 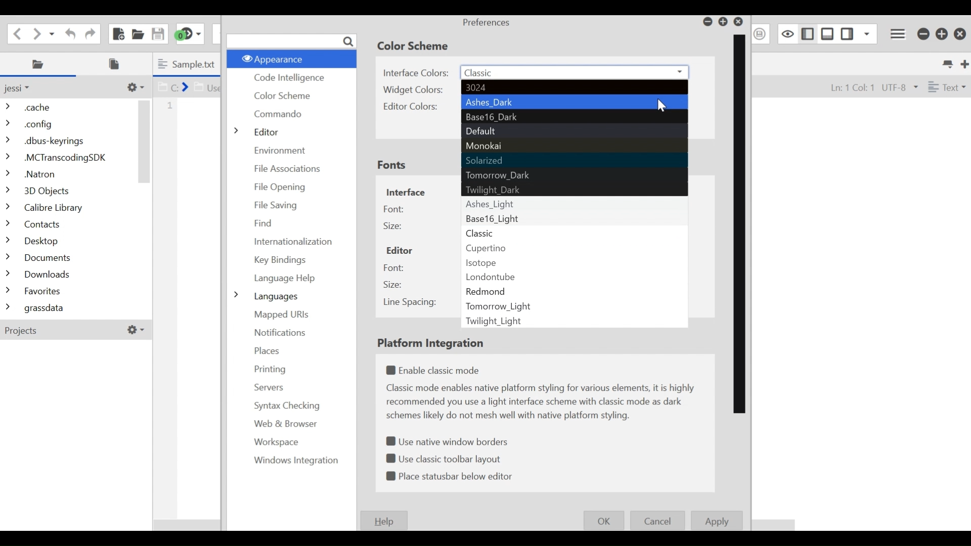 What do you see at coordinates (262, 131) in the screenshot?
I see `Editor` at bounding box center [262, 131].